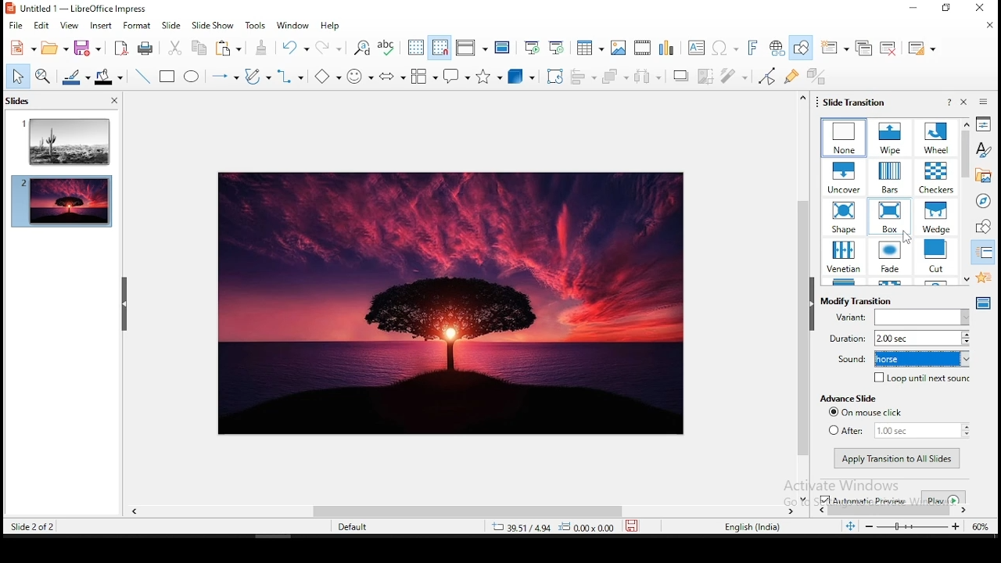 Image resolution: width=1001 pixels, height=563 pixels. What do you see at coordinates (359, 75) in the screenshot?
I see `symbol shapes` at bounding box center [359, 75].